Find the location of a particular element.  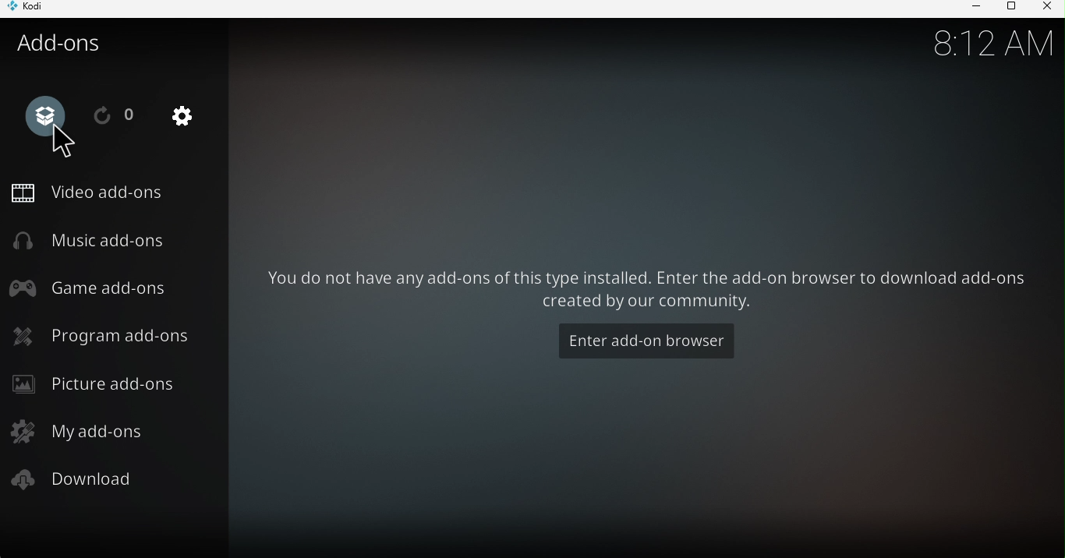

Music add-ons is located at coordinates (98, 240).